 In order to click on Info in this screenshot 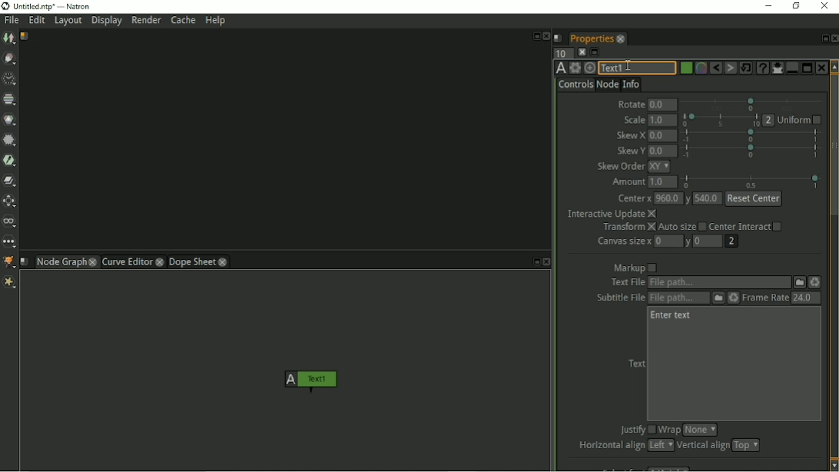, I will do `click(632, 83)`.